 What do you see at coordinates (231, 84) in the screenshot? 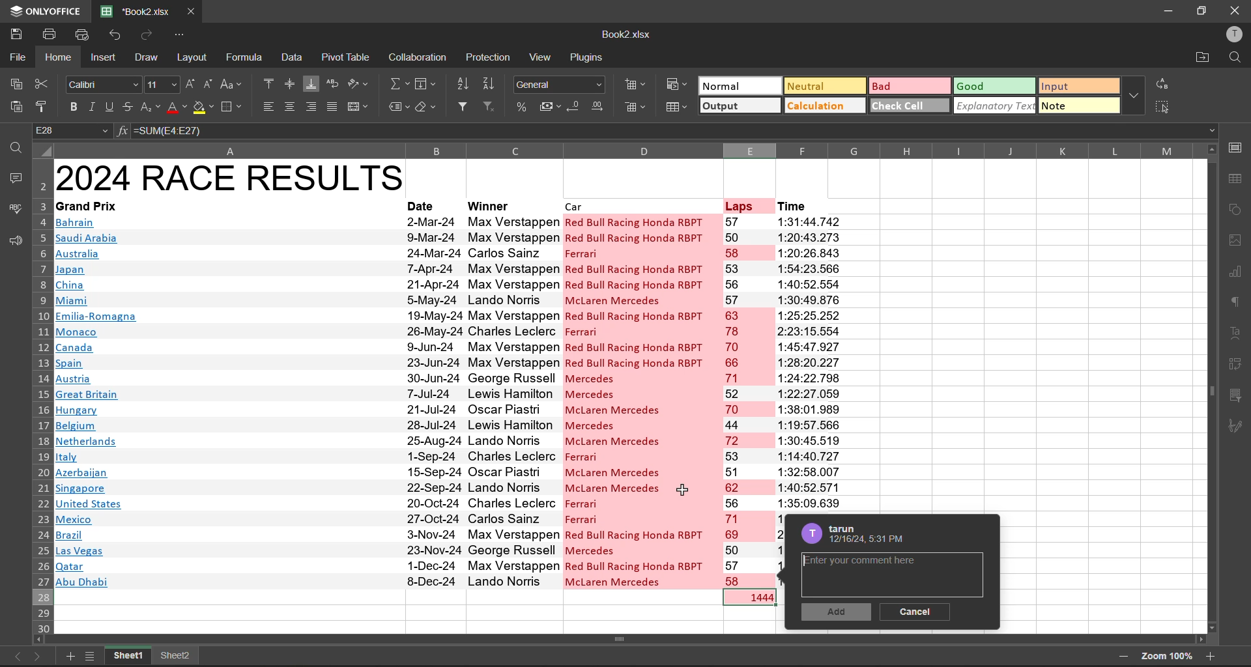
I see `change case` at bounding box center [231, 84].